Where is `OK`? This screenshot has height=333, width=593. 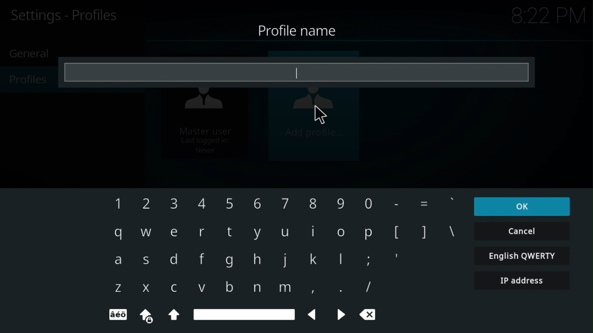
OK is located at coordinates (523, 206).